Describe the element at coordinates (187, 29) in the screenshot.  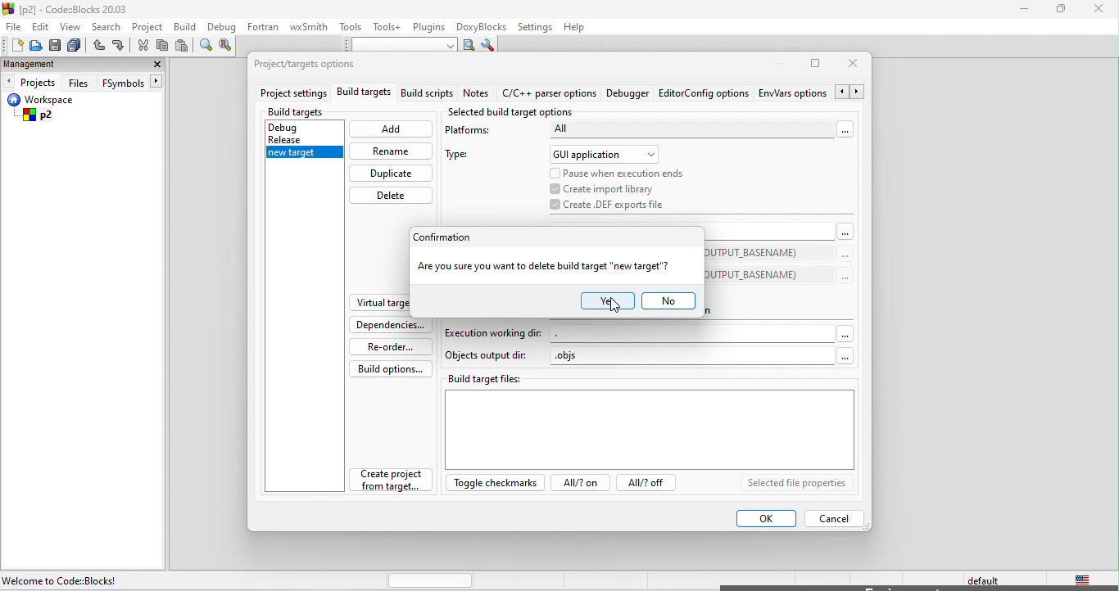
I see `build` at that location.